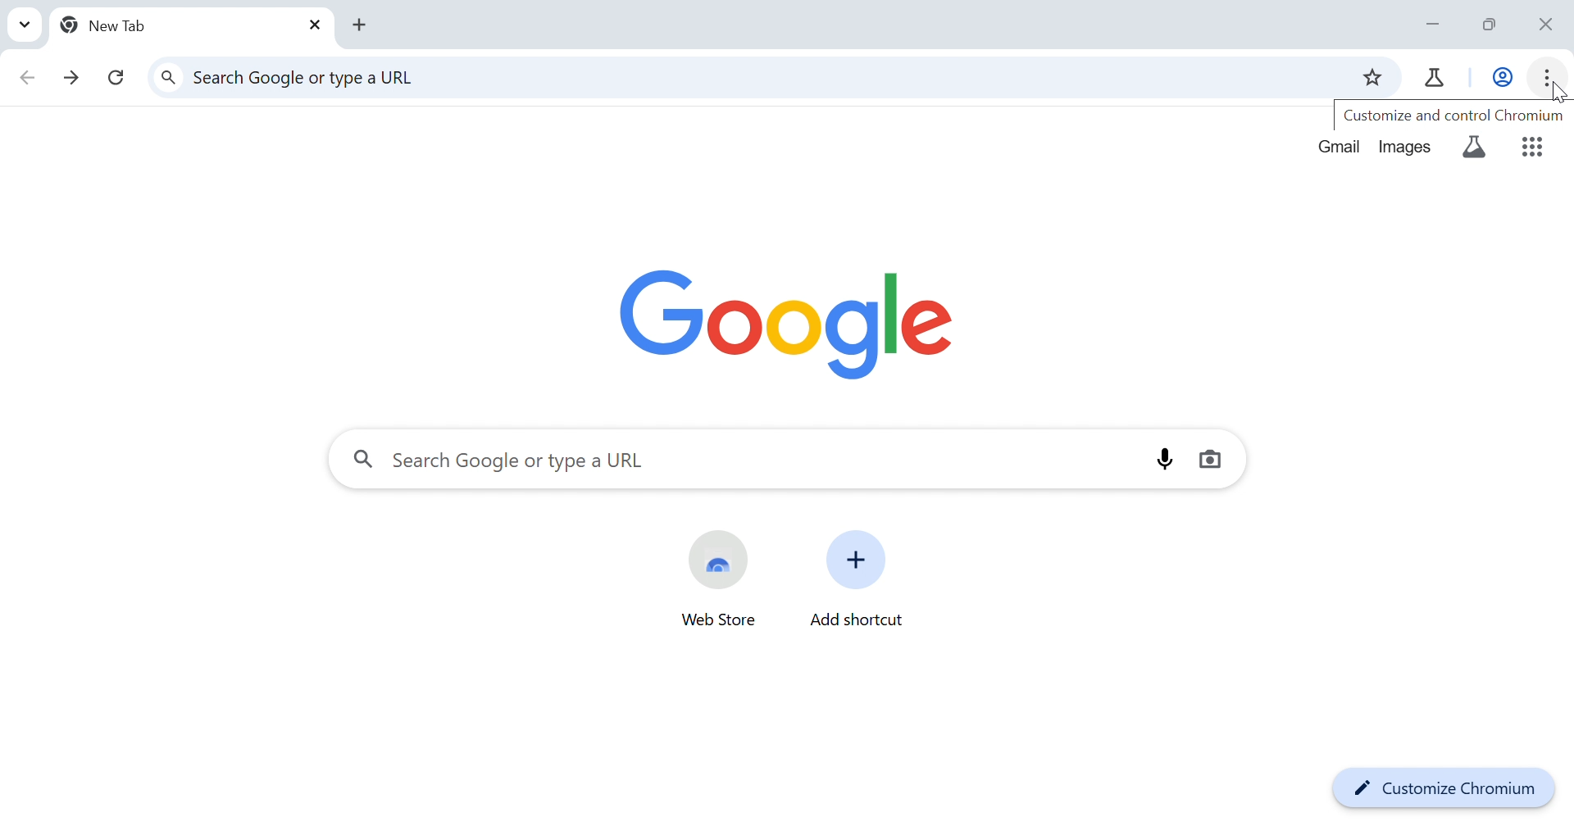 The height and width of the screenshot is (826, 1574). Describe the element at coordinates (116, 79) in the screenshot. I see `Refresh` at that location.